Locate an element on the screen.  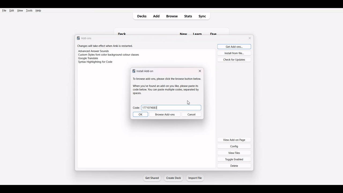
Get Started is located at coordinates (152, 178).